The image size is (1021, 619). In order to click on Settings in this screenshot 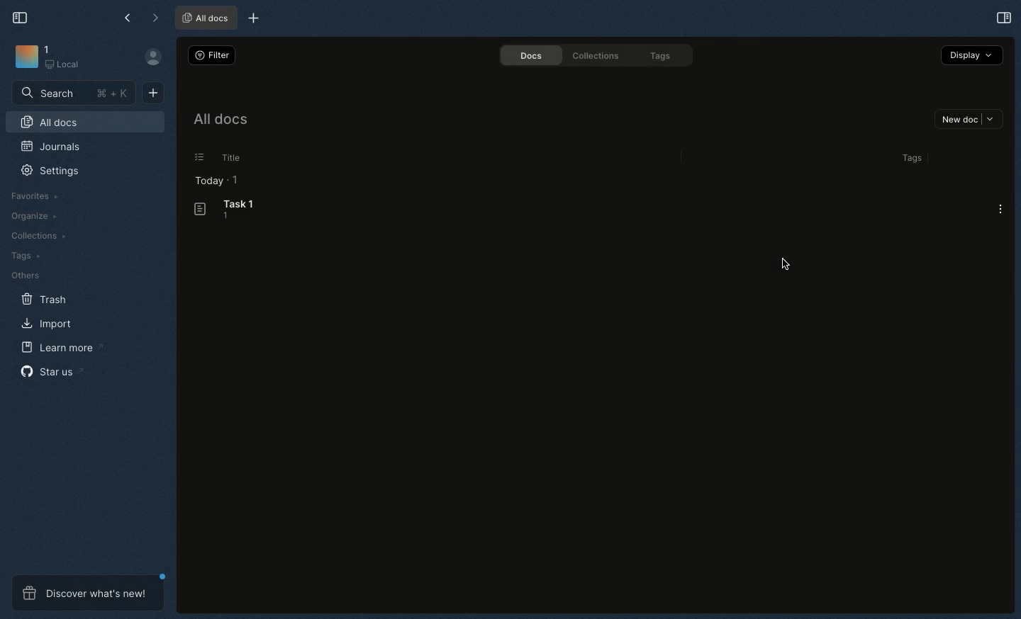, I will do `click(48, 170)`.